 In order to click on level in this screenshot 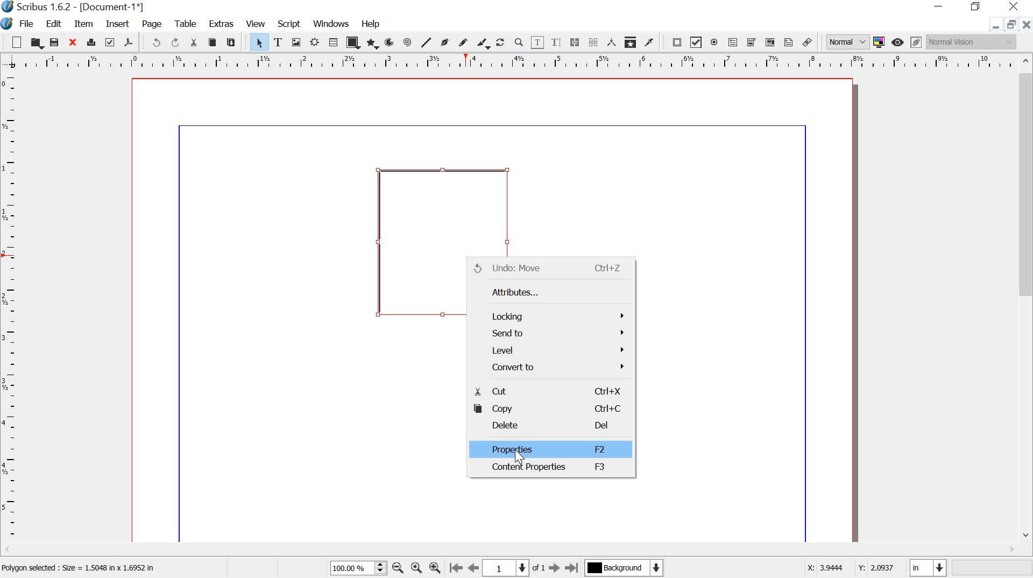, I will do `click(553, 349)`.